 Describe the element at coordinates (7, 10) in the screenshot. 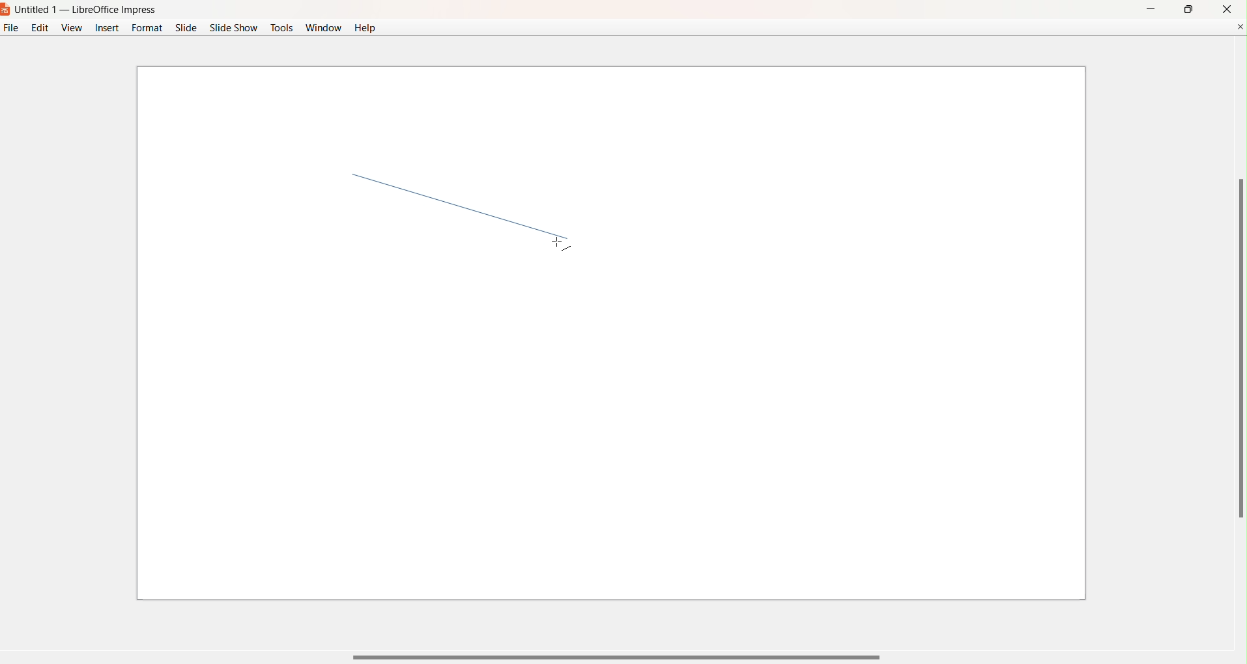

I see `Logo` at that location.